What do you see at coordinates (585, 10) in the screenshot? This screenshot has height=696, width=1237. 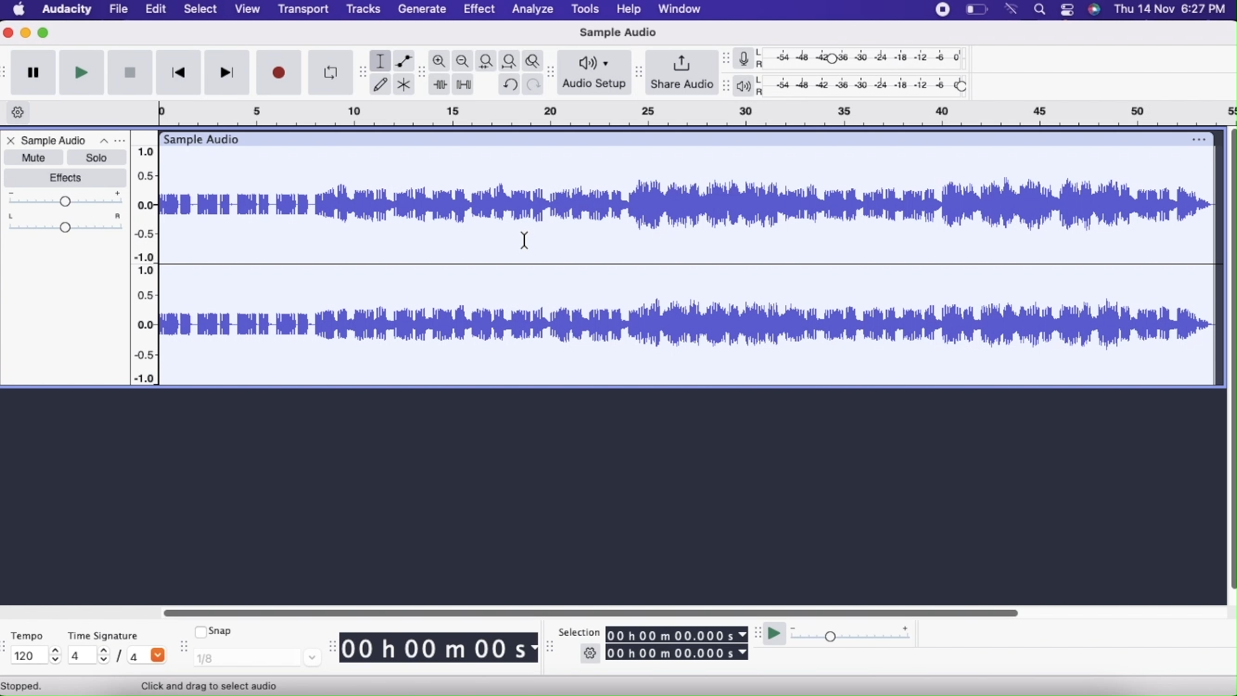 I see `Tools` at bounding box center [585, 10].